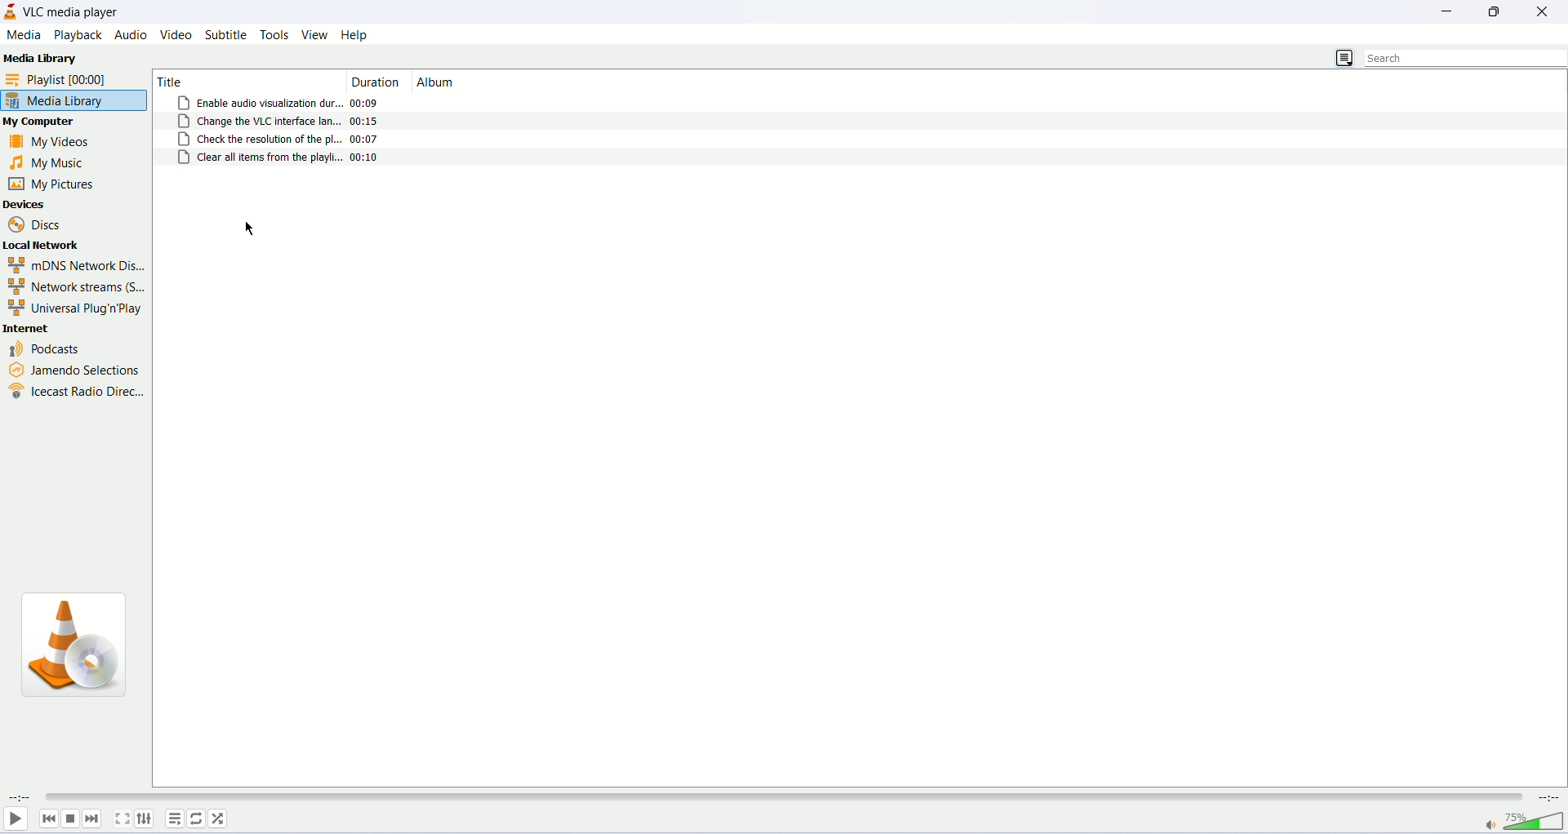  I want to click on loop, so click(197, 818).